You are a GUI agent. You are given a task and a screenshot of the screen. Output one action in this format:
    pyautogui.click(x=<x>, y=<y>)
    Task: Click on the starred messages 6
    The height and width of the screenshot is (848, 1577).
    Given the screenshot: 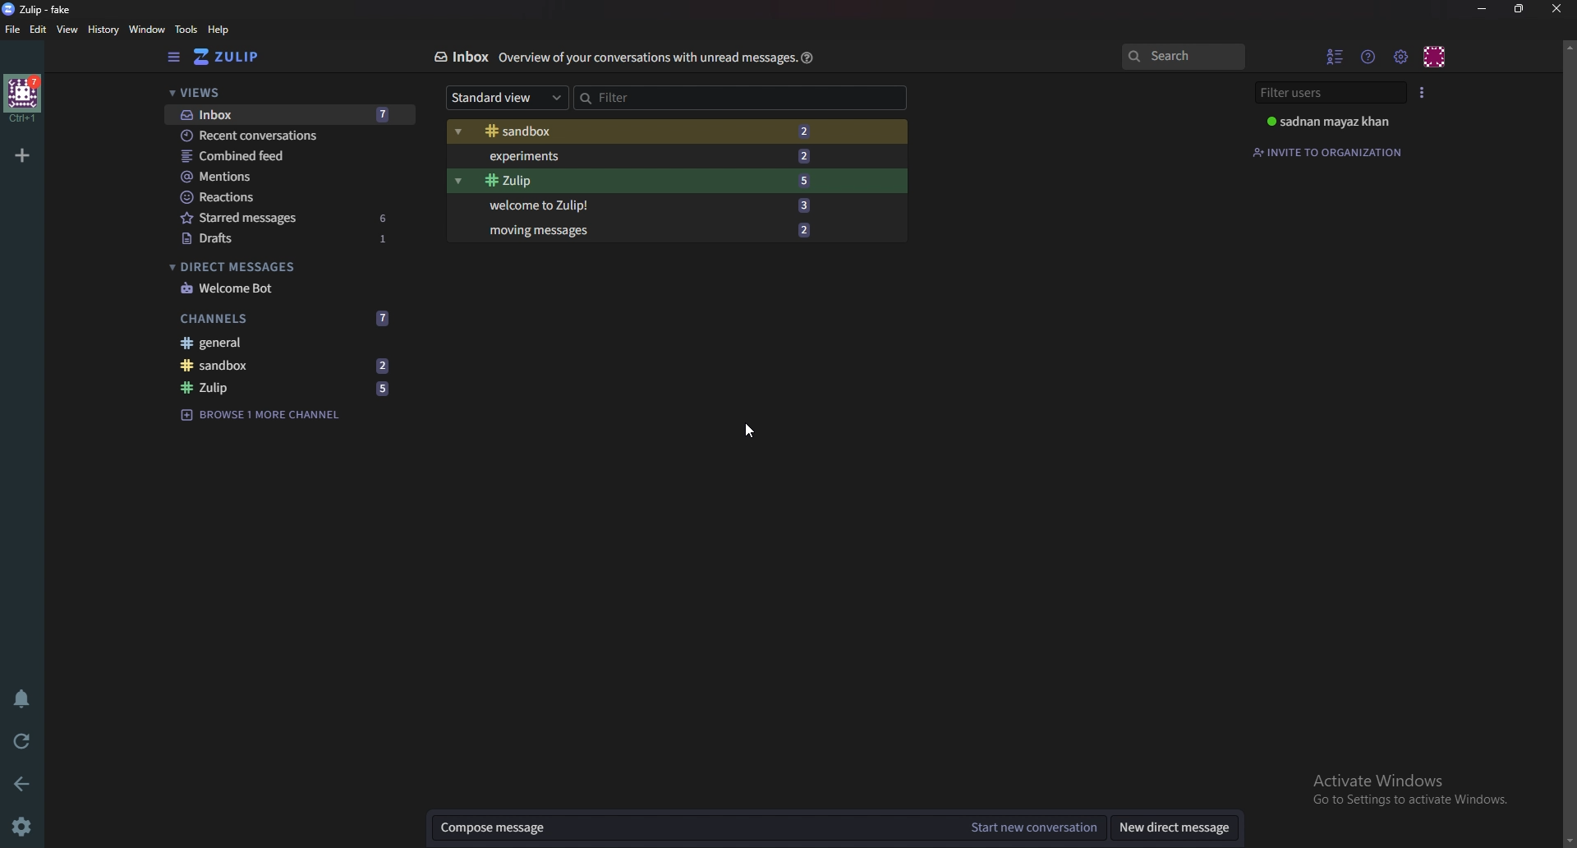 What is the action you would take?
    pyautogui.click(x=287, y=218)
    